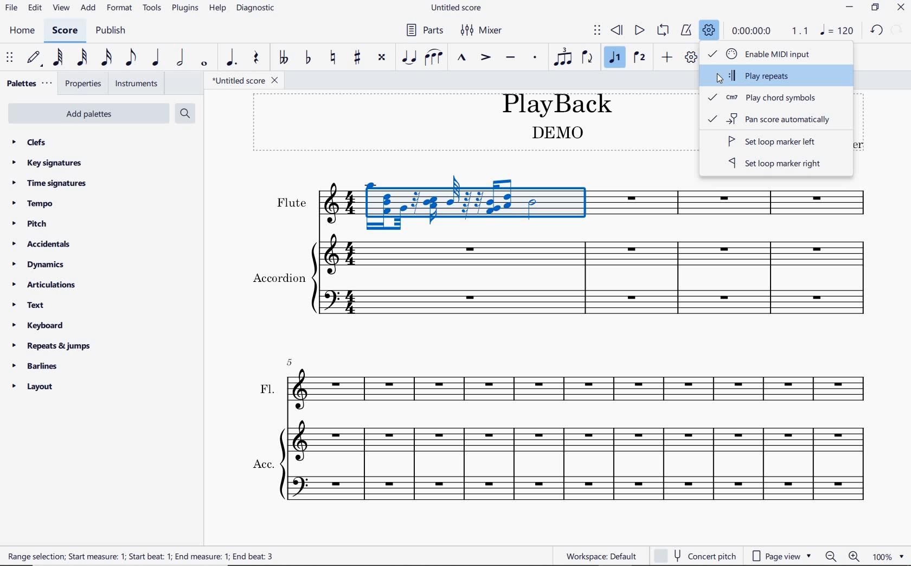 The height and width of the screenshot is (566, 911). What do you see at coordinates (605, 555) in the screenshot?
I see `Workspace: Default` at bounding box center [605, 555].